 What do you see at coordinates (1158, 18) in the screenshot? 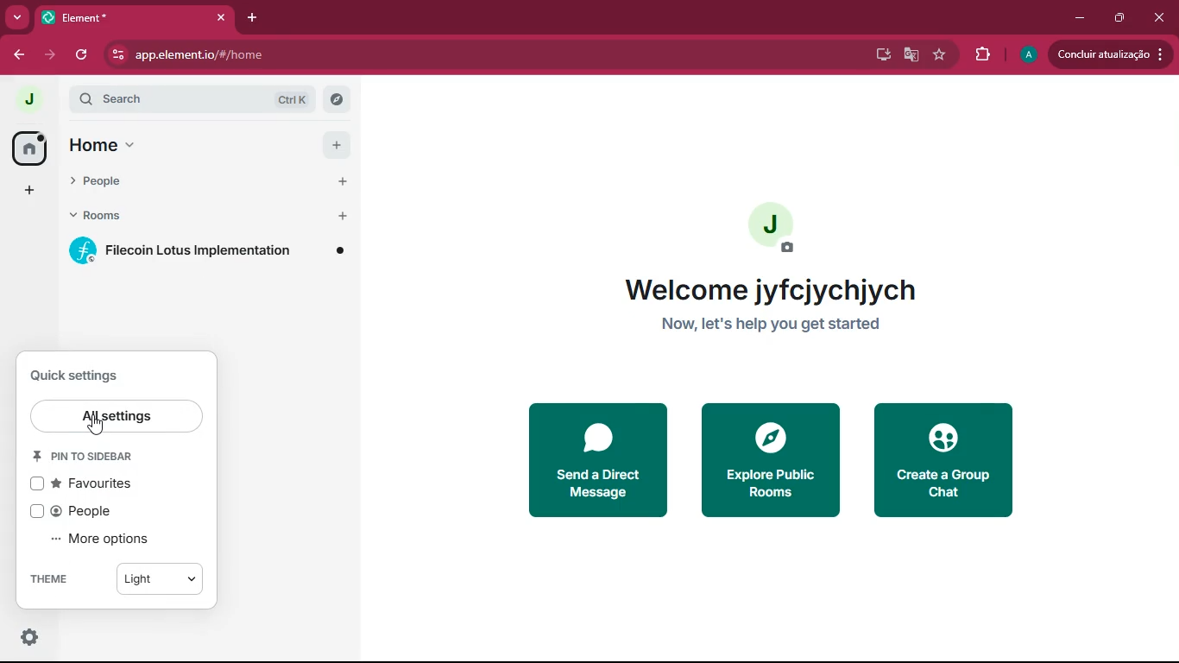
I see `close` at bounding box center [1158, 18].